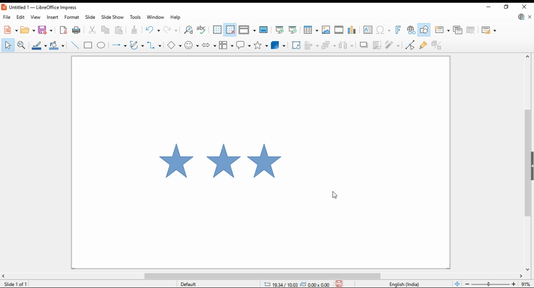  What do you see at coordinates (112, 17) in the screenshot?
I see `slide show` at bounding box center [112, 17].